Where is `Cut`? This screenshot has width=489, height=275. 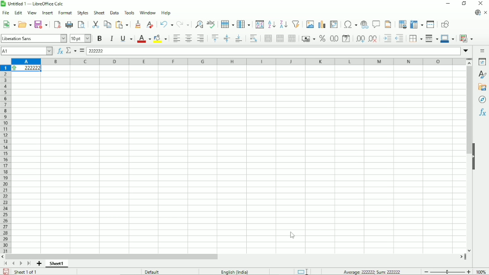
Cut is located at coordinates (95, 24).